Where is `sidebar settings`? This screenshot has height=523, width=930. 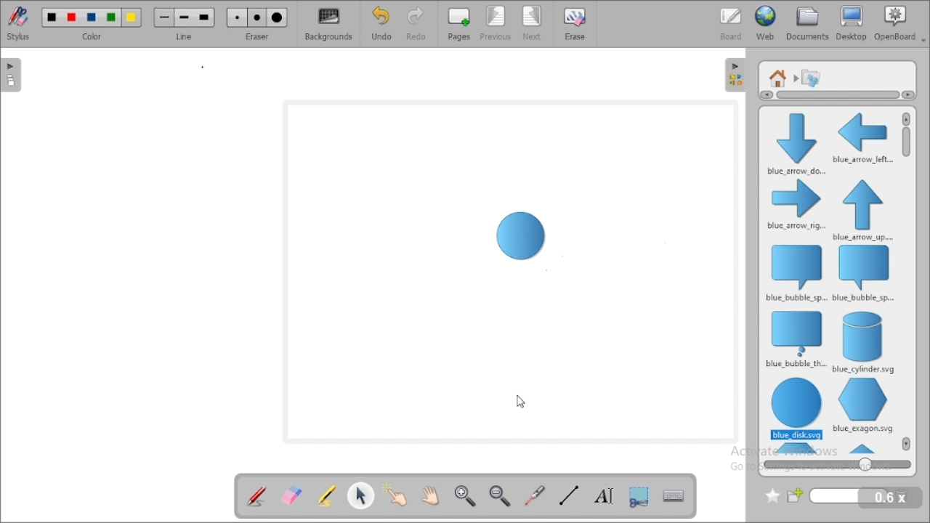 sidebar settings is located at coordinates (735, 76).